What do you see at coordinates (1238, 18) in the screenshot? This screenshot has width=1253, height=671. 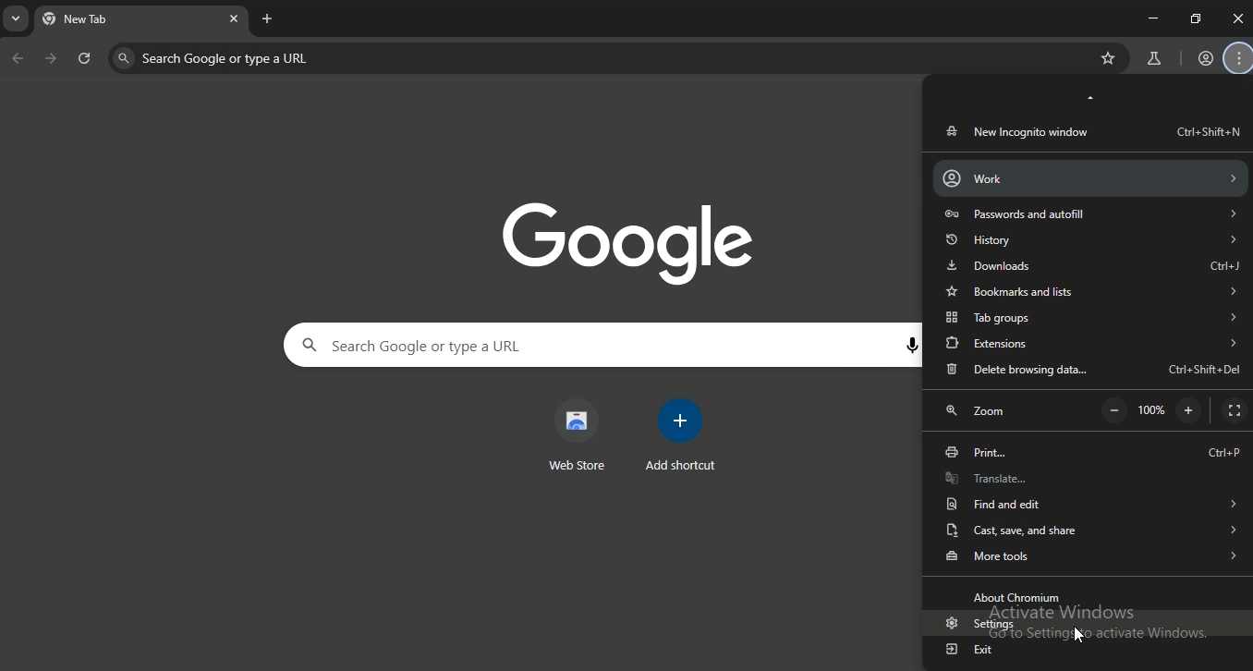 I see `close` at bounding box center [1238, 18].